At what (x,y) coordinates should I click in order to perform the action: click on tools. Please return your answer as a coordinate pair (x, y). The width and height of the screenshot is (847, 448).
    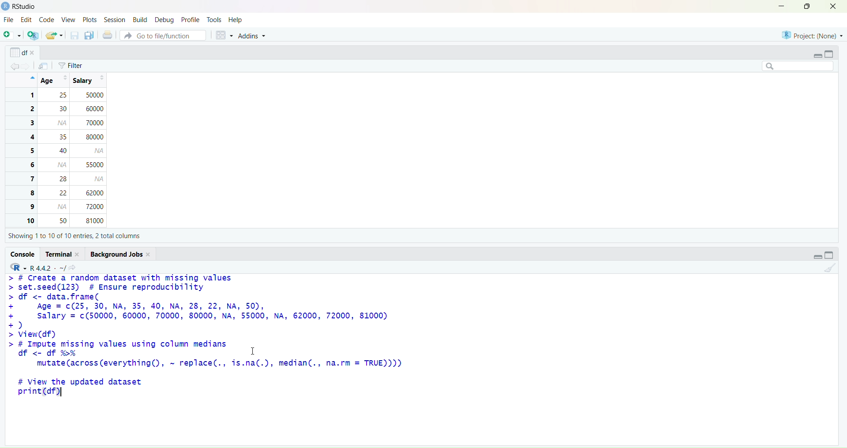
    Looking at the image, I should click on (215, 19).